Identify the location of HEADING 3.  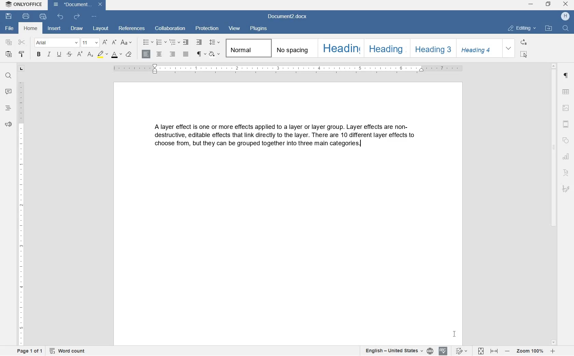
(432, 48).